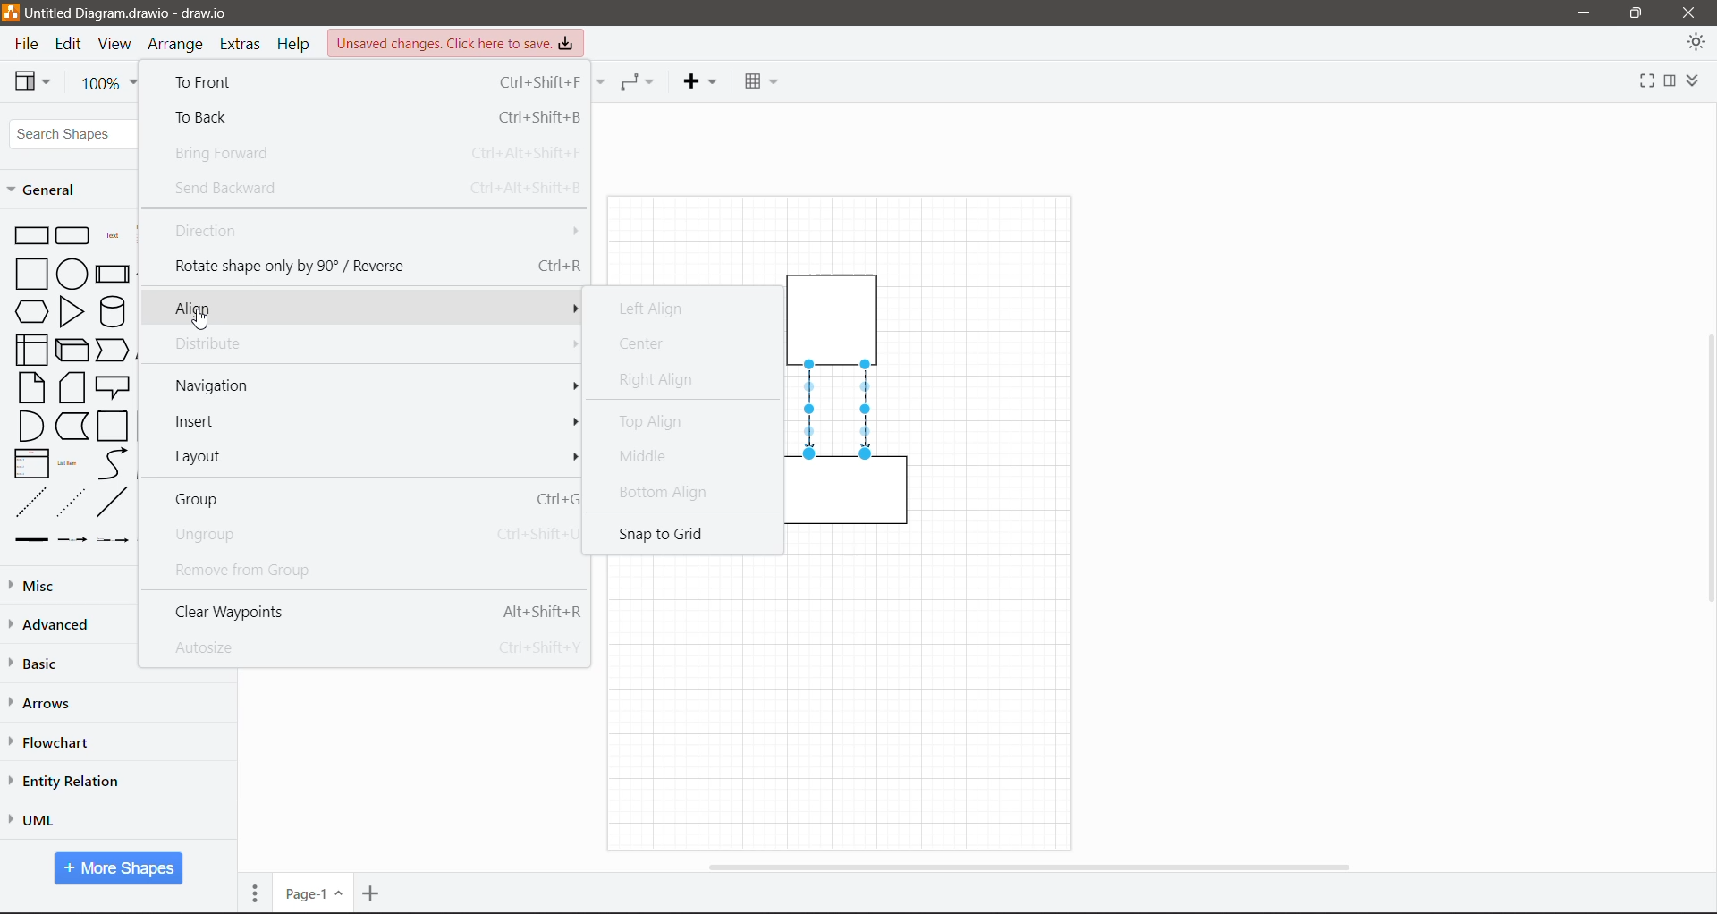 The height and width of the screenshot is (914, 1717). What do you see at coordinates (71, 349) in the screenshot?
I see `Cube` at bounding box center [71, 349].